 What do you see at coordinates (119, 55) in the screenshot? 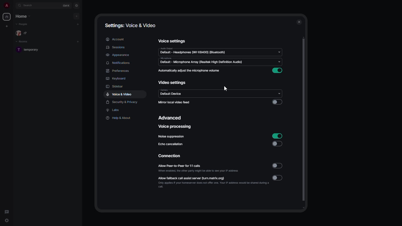
I see `appearance` at bounding box center [119, 55].